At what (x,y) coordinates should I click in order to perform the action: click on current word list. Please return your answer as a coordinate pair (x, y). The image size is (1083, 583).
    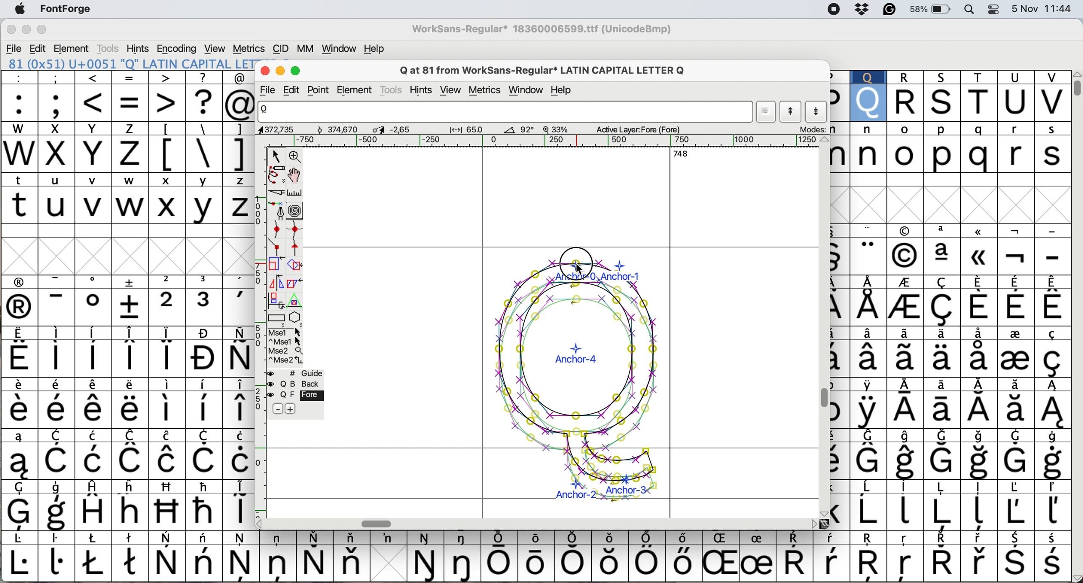
    Looking at the image, I should click on (766, 112).